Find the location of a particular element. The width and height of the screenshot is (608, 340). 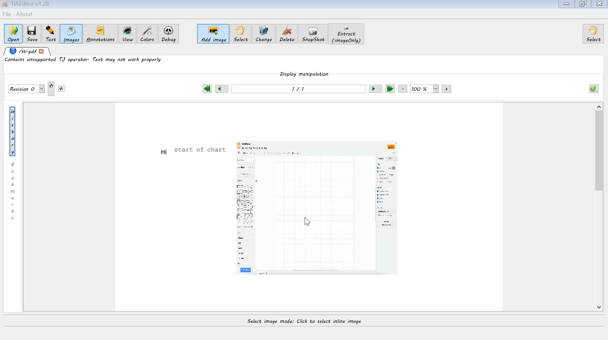

about is located at coordinates (25, 15).